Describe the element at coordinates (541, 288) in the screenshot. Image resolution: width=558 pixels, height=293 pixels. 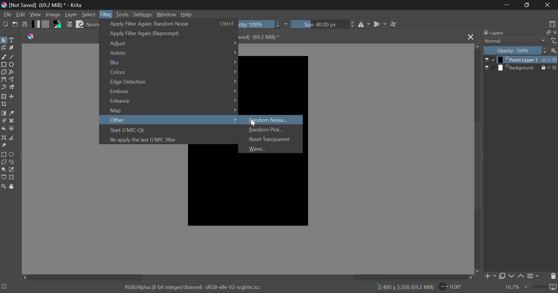
I see `Zoom` at that location.